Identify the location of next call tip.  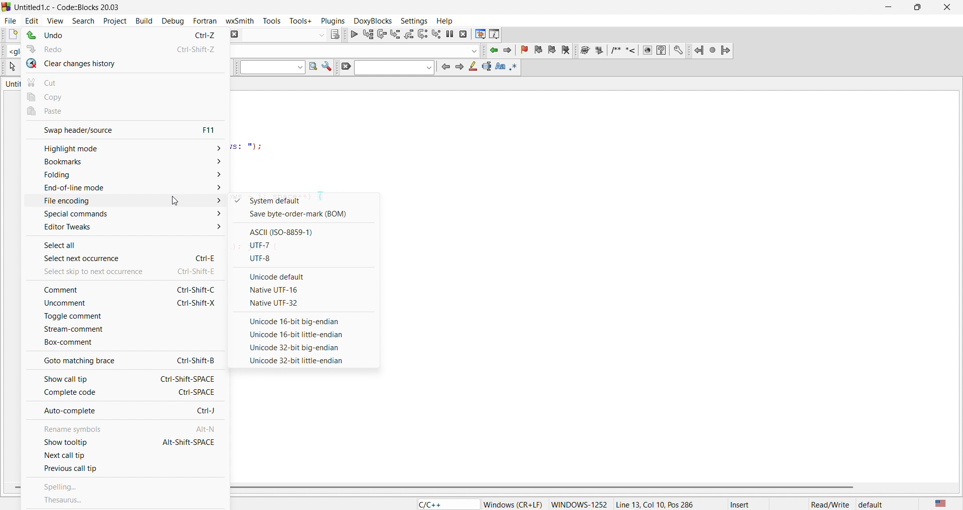
(125, 457).